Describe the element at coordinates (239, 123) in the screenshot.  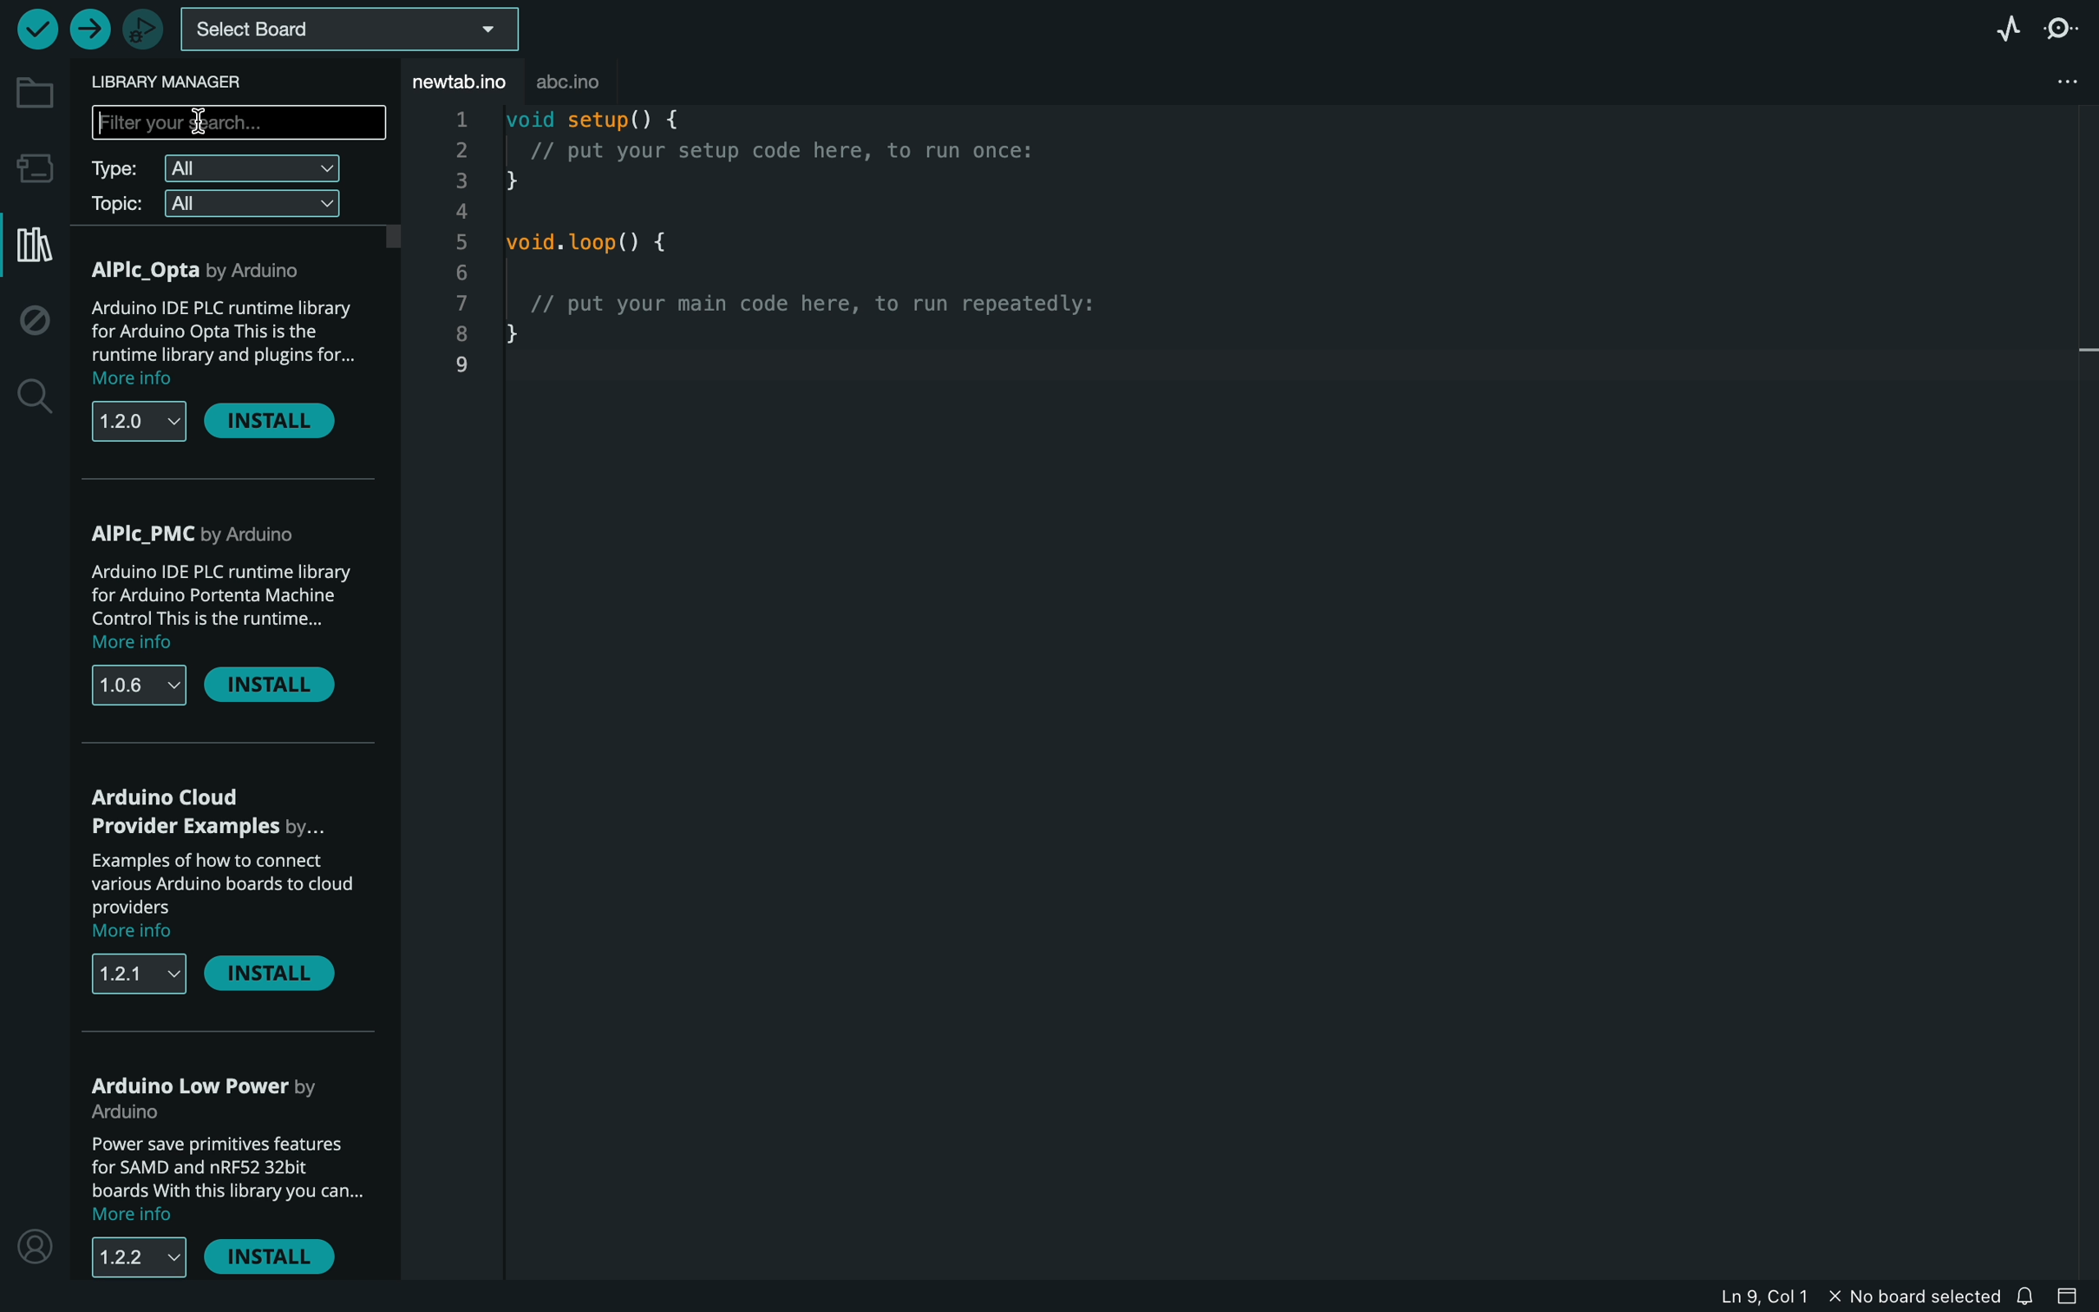
I see `search bar` at that location.